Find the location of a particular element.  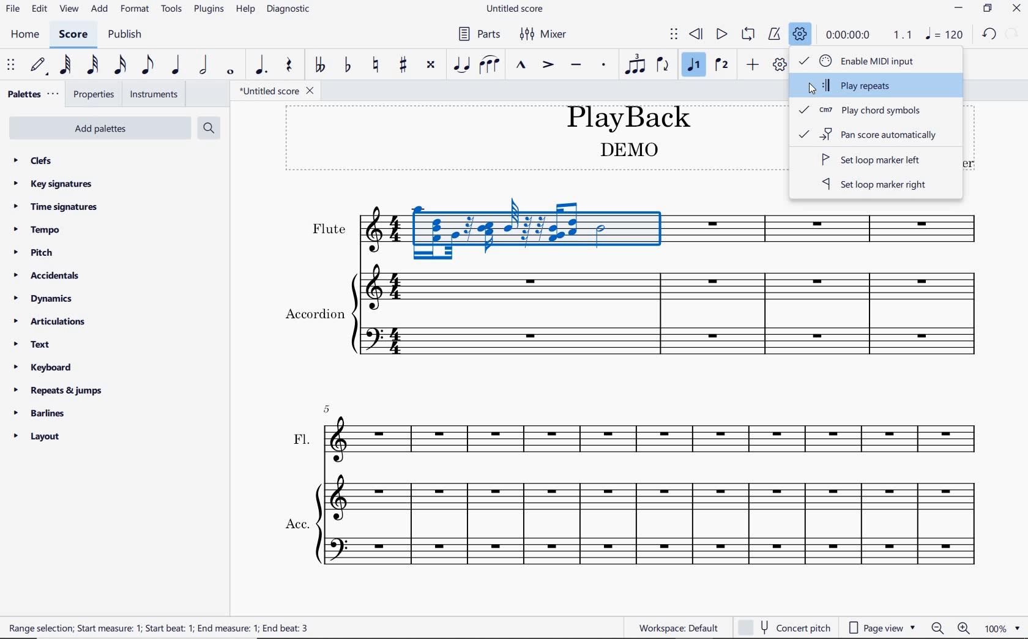

accidentals is located at coordinates (48, 277).